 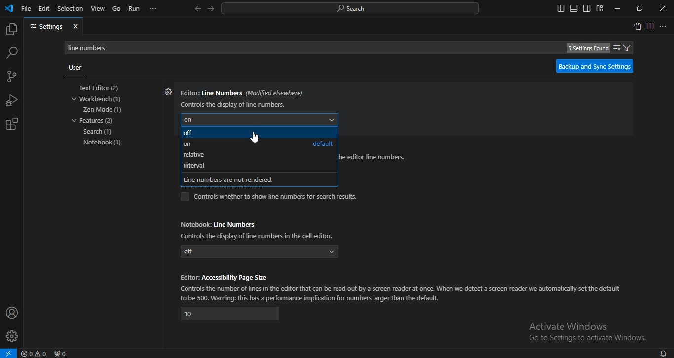 I want to click on workbench, so click(x=101, y=99).